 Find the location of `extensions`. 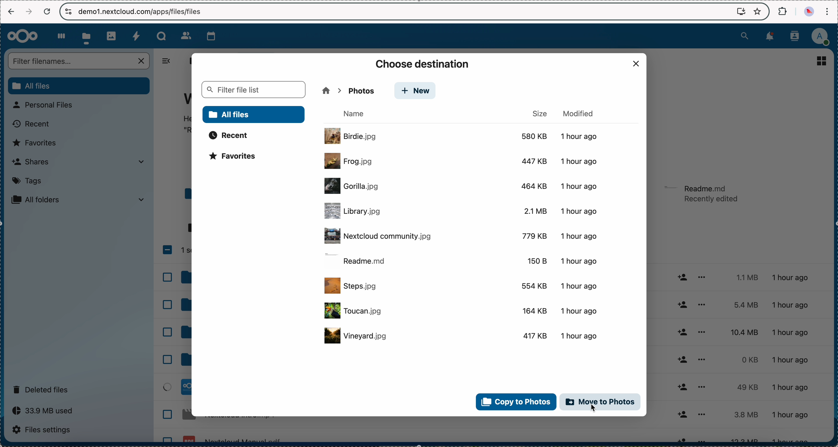

extensions is located at coordinates (782, 12).